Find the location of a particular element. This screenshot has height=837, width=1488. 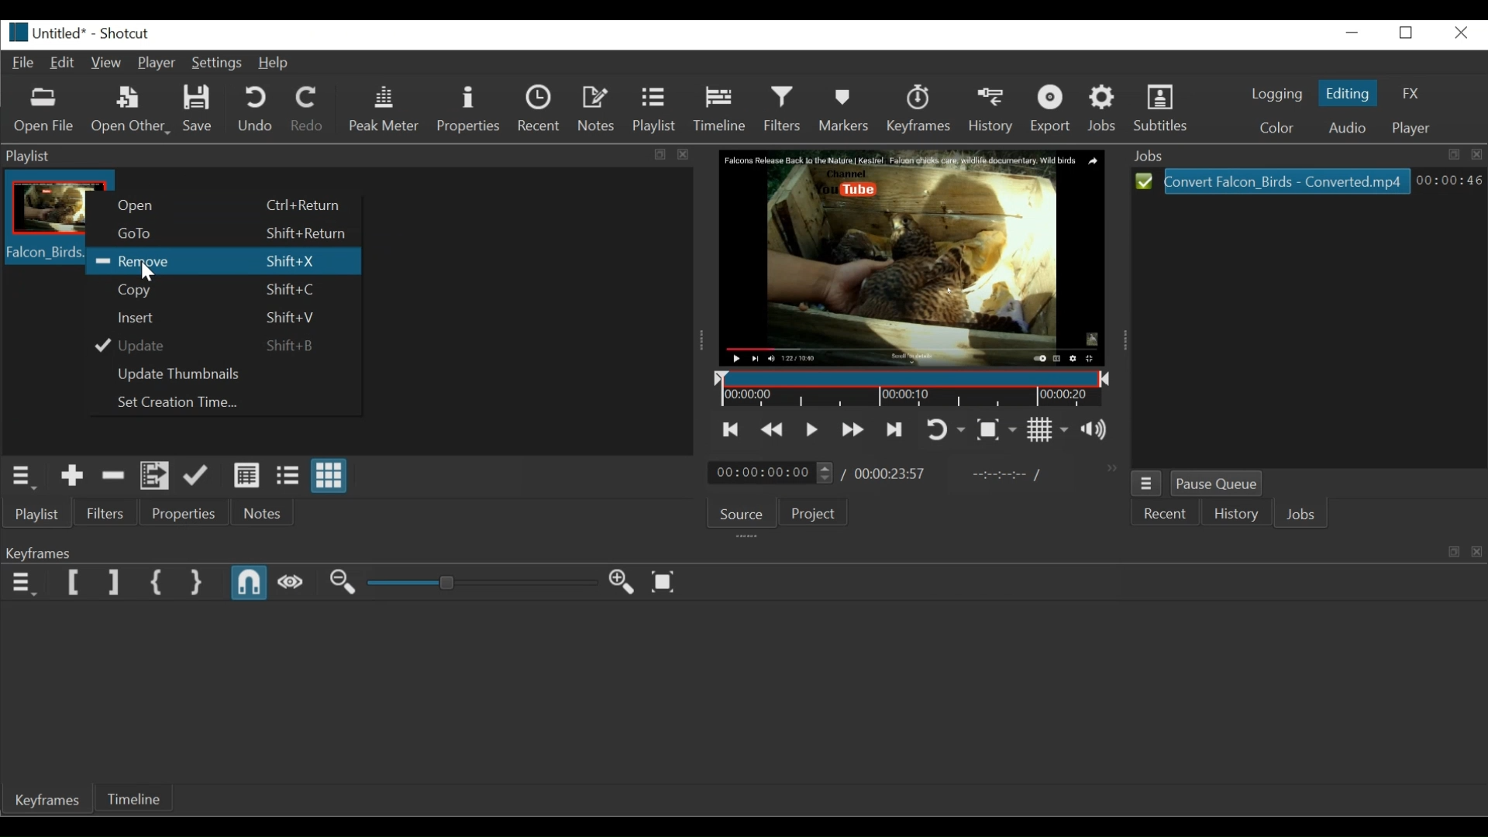

Project is located at coordinates (817, 515).